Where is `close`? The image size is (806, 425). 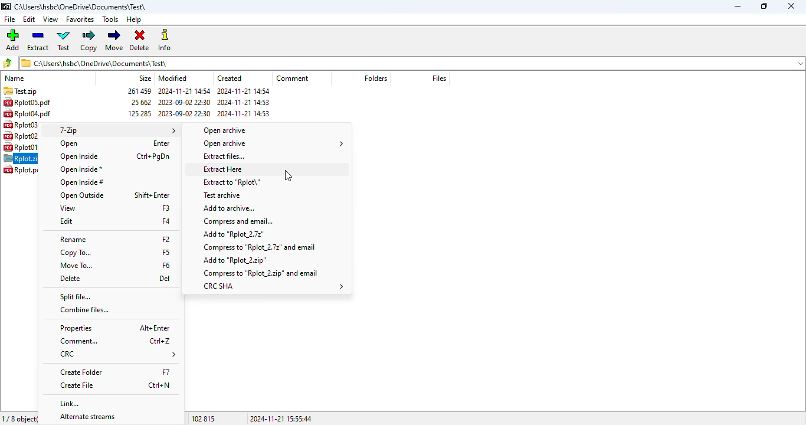
close is located at coordinates (789, 5).